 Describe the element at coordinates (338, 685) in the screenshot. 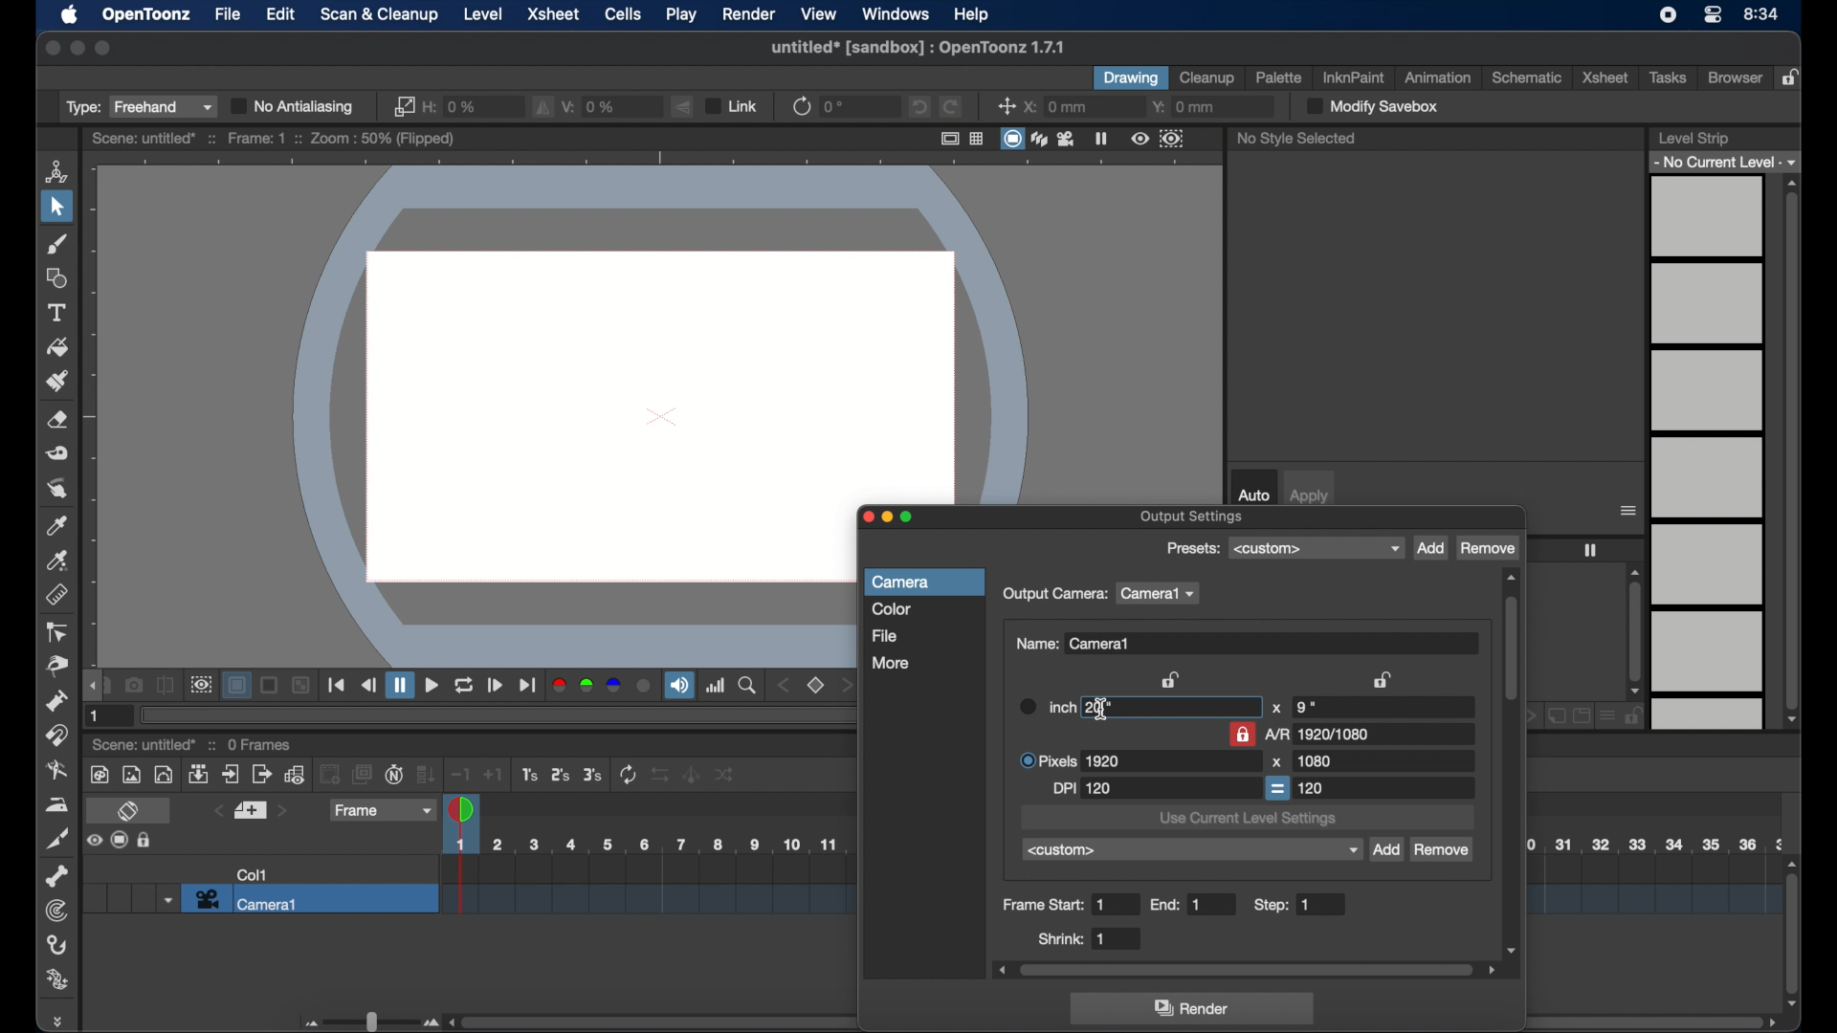

I see `playback controls` at that location.